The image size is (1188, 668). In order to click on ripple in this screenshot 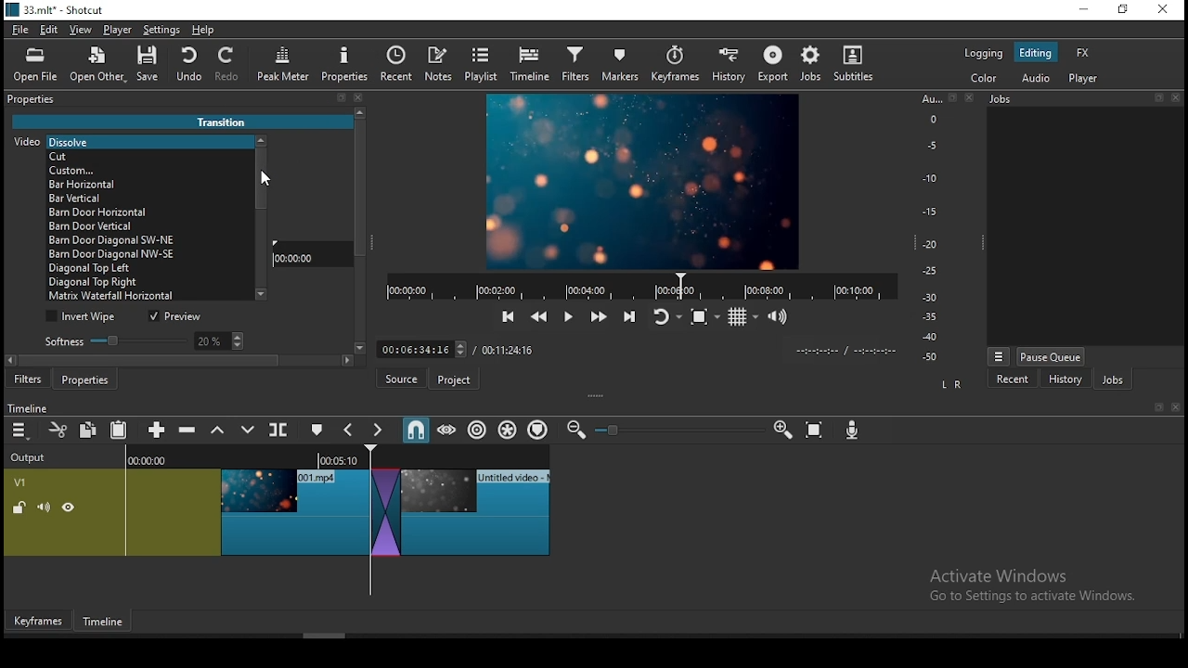, I will do `click(477, 430)`.